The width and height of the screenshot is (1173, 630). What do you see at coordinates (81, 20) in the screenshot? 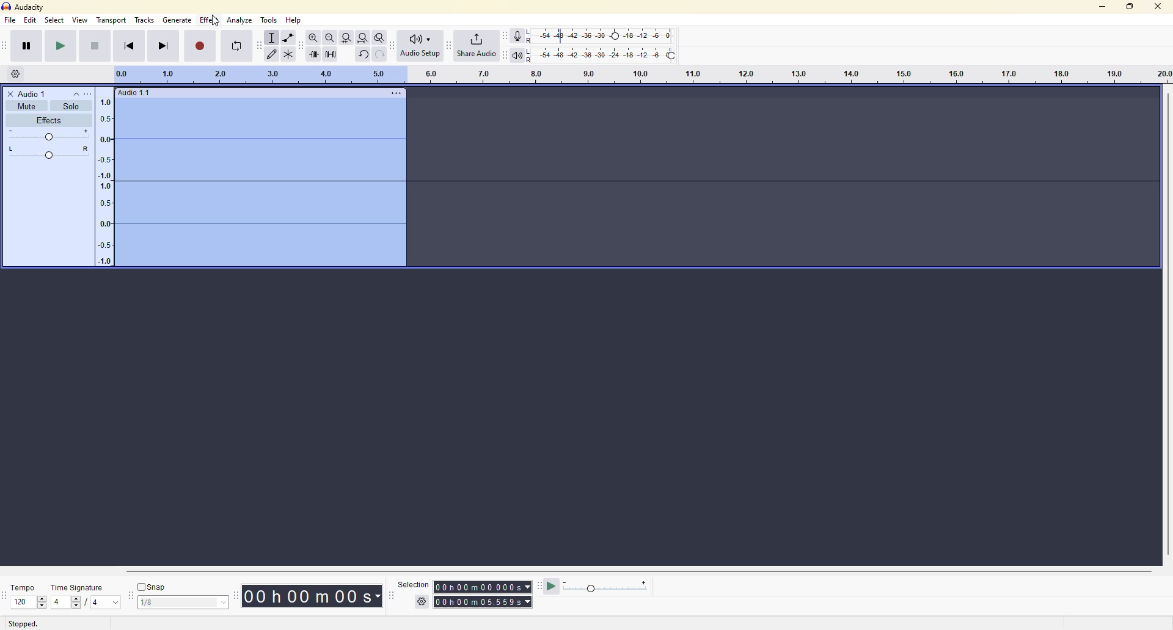
I see `view` at bounding box center [81, 20].